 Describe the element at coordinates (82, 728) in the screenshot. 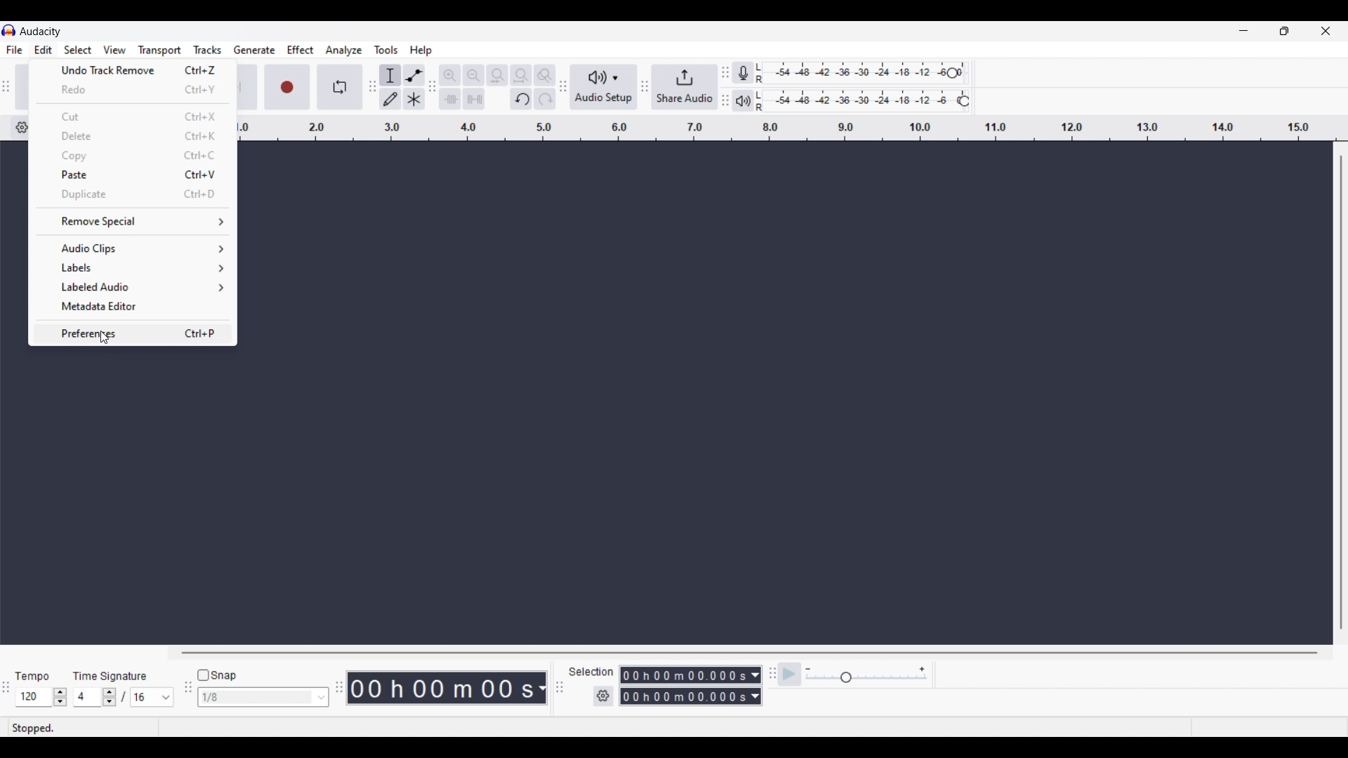

I see `Status of recording` at that location.